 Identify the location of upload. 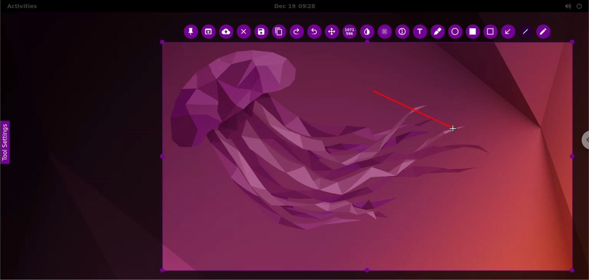
(227, 32).